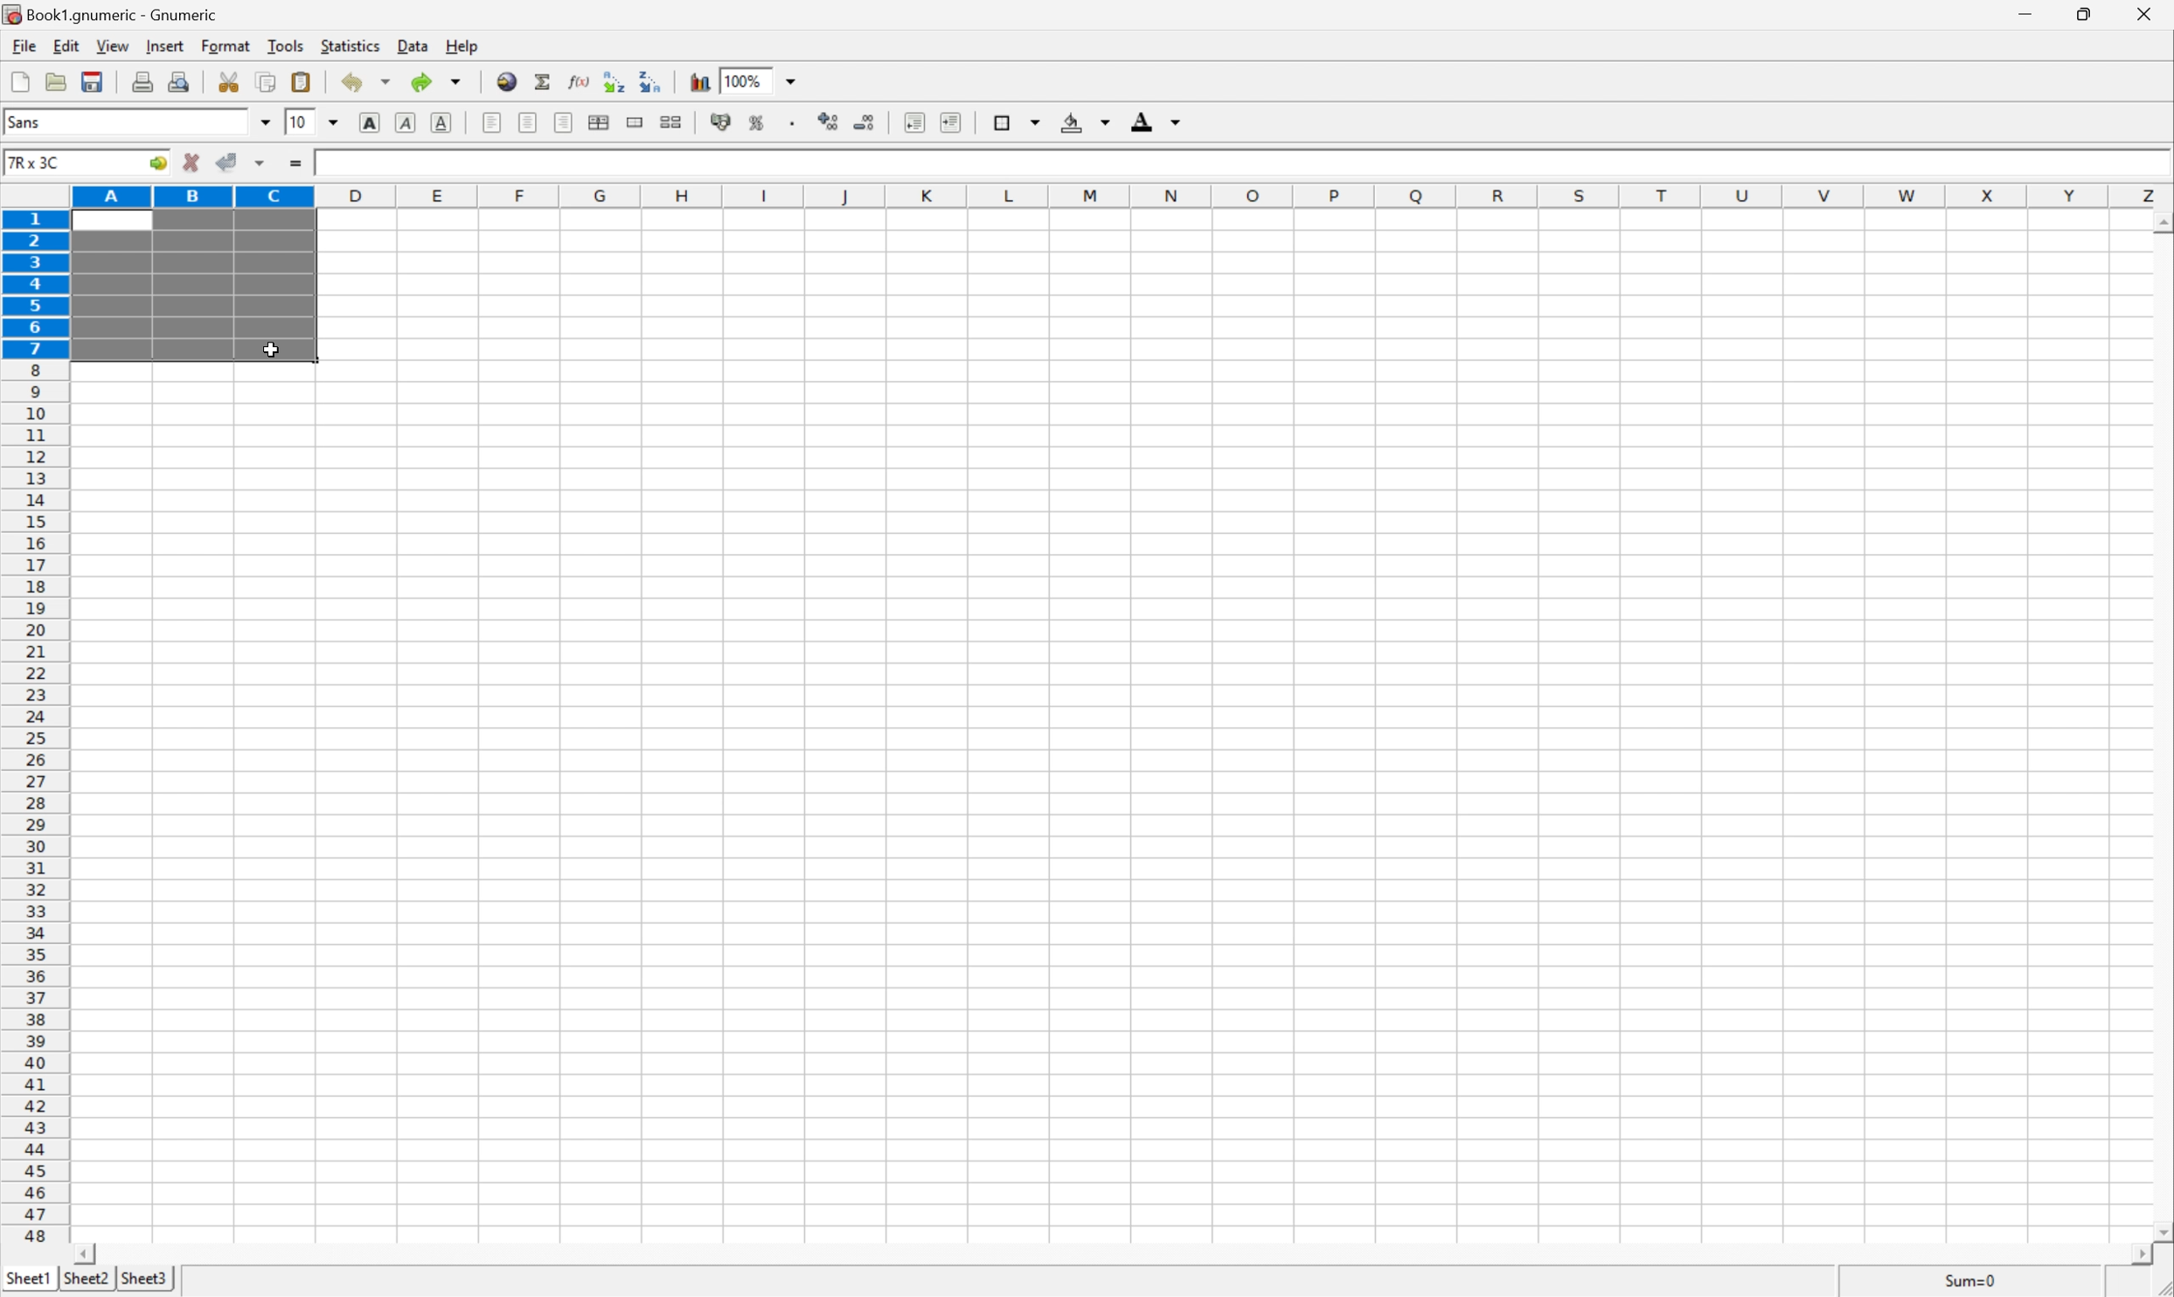  Describe the element at coordinates (504, 80) in the screenshot. I see `insert hyperlink` at that location.